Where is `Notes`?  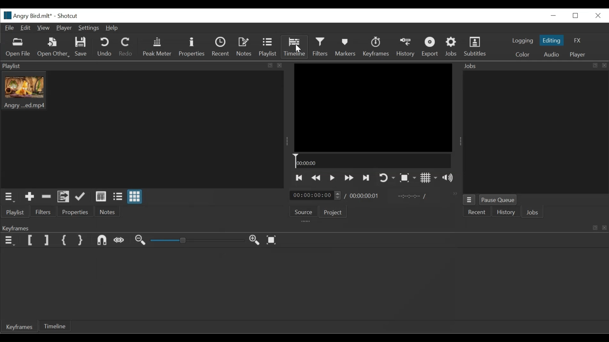
Notes is located at coordinates (108, 212).